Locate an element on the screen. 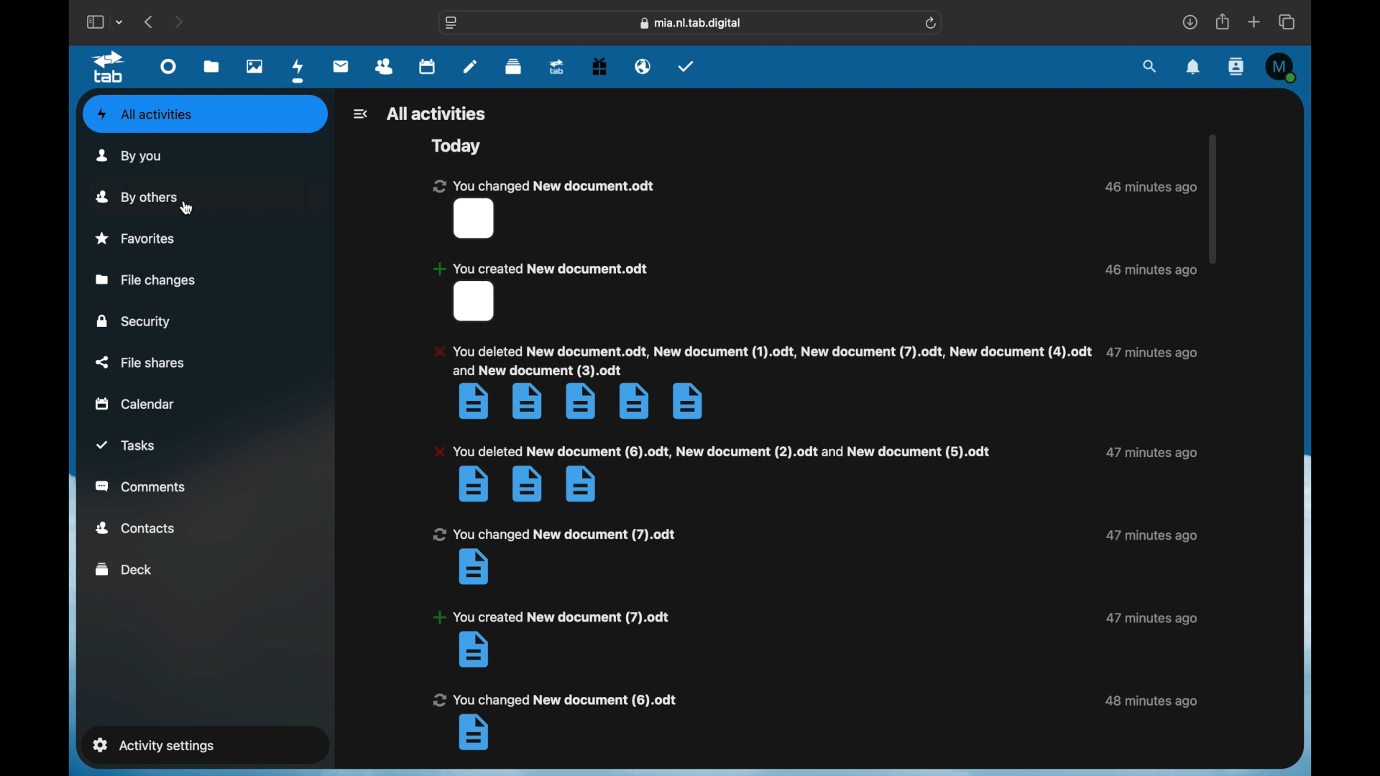  free trial is located at coordinates (600, 68).